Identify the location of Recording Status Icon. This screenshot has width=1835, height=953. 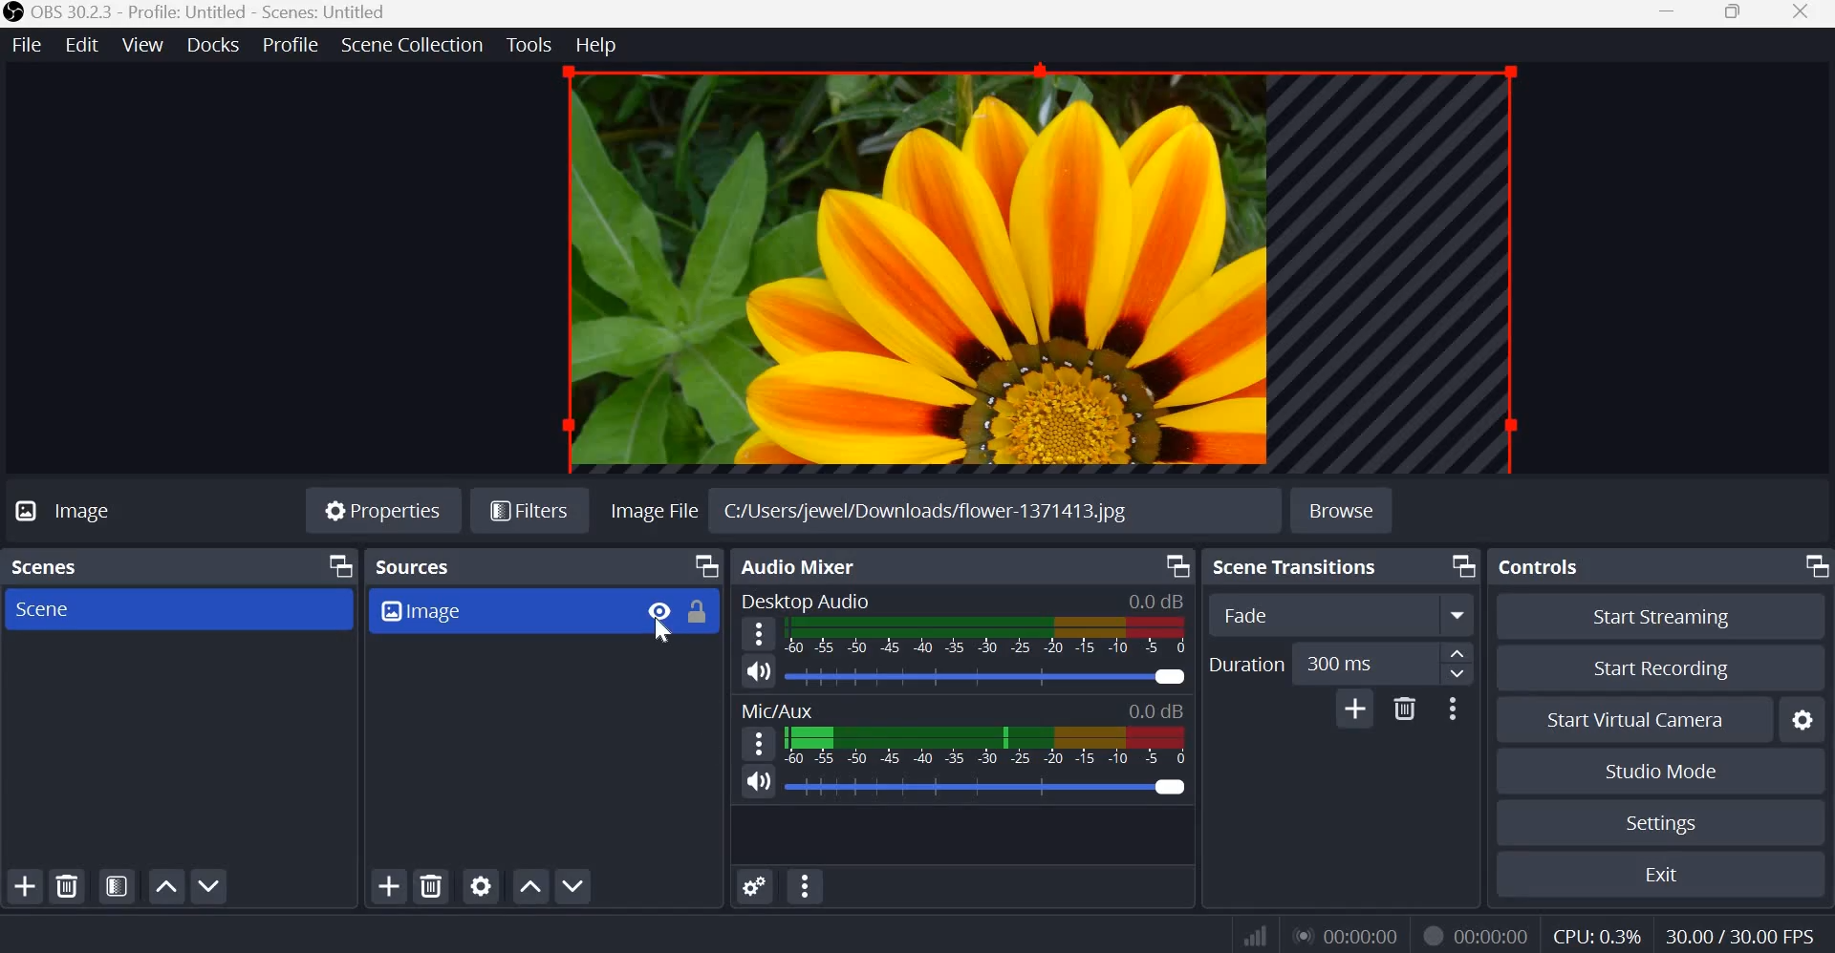
(1433, 935).